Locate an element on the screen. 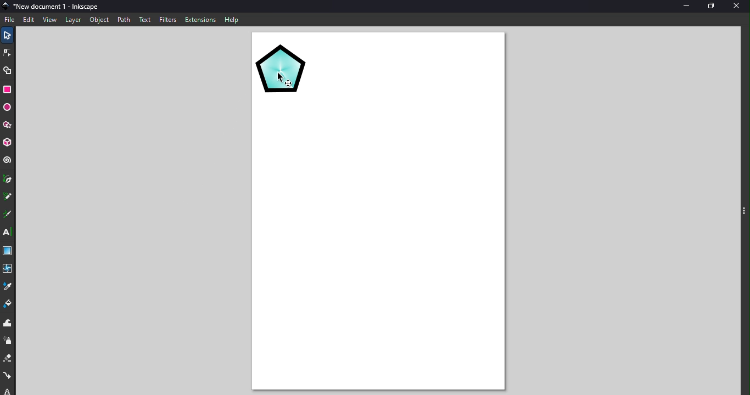 Image resolution: width=750 pixels, height=395 pixels. View is located at coordinates (48, 20).